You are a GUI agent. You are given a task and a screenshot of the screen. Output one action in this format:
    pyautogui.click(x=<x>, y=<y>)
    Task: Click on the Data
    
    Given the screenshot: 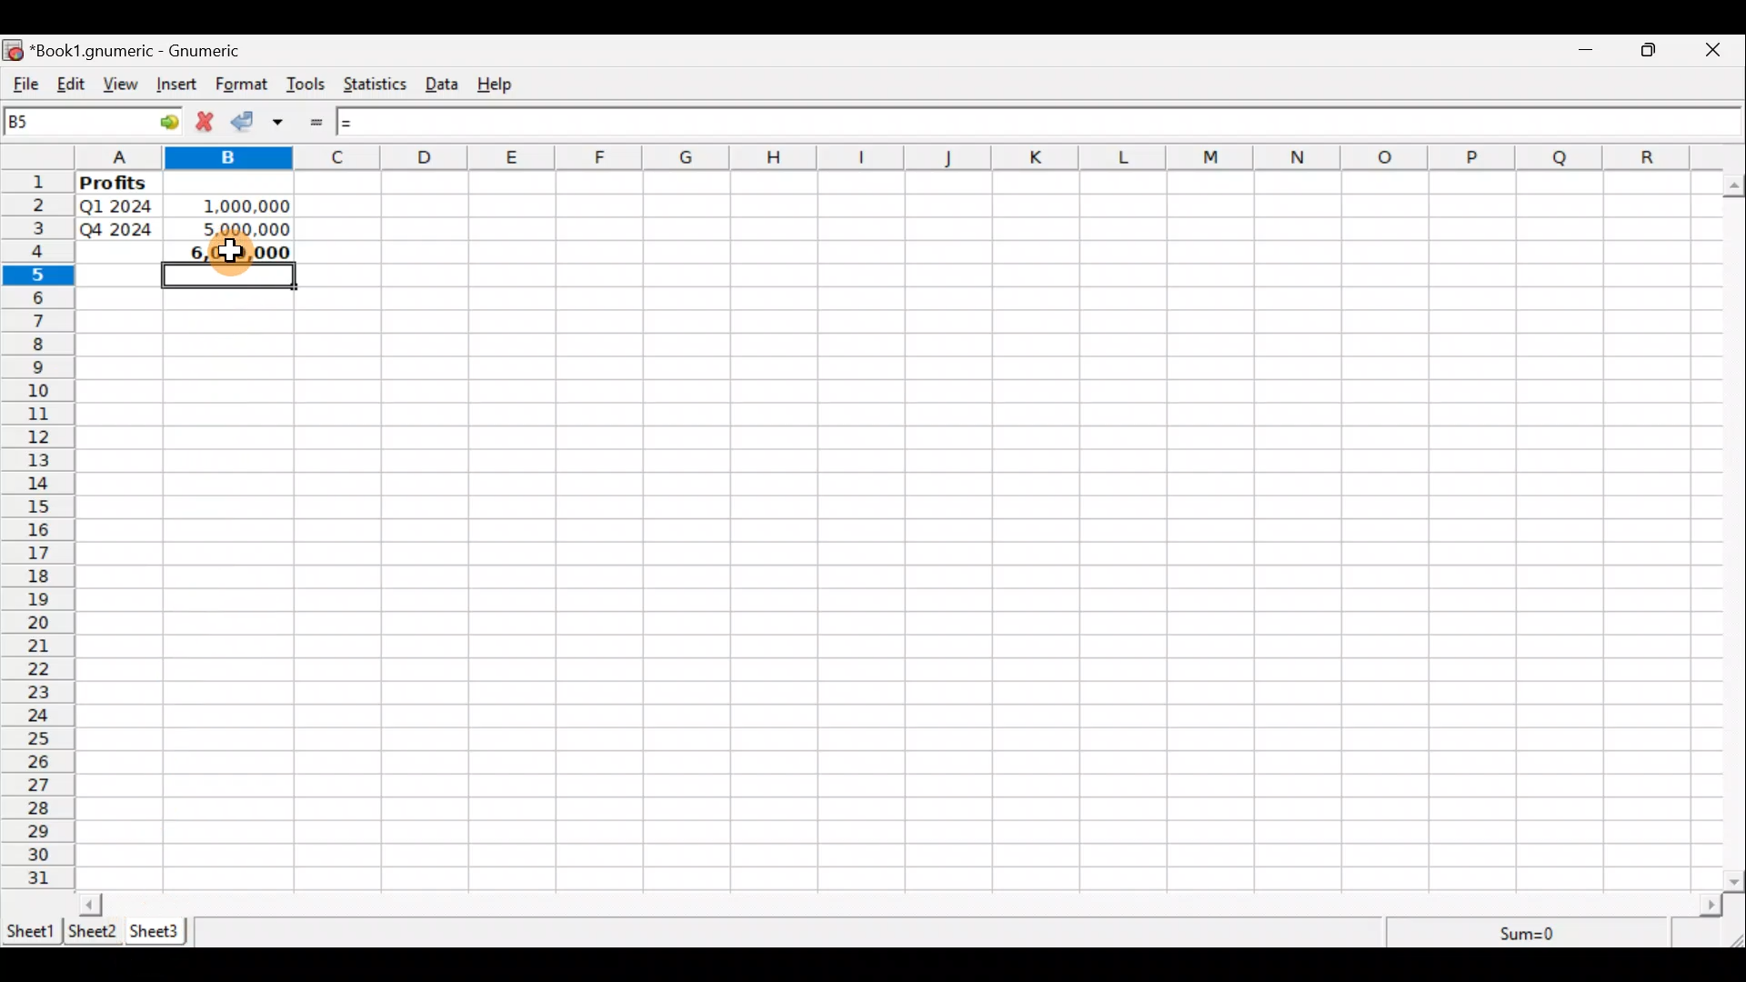 What is the action you would take?
    pyautogui.click(x=447, y=85)
    